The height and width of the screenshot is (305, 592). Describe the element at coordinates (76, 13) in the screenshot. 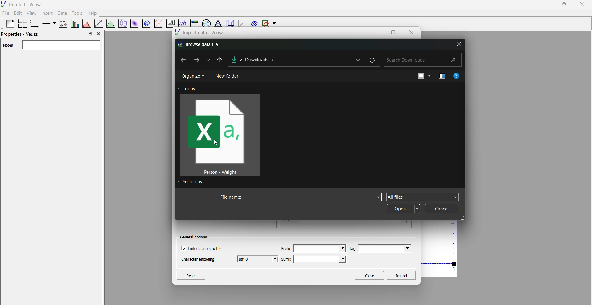

I see `tools` at that location.